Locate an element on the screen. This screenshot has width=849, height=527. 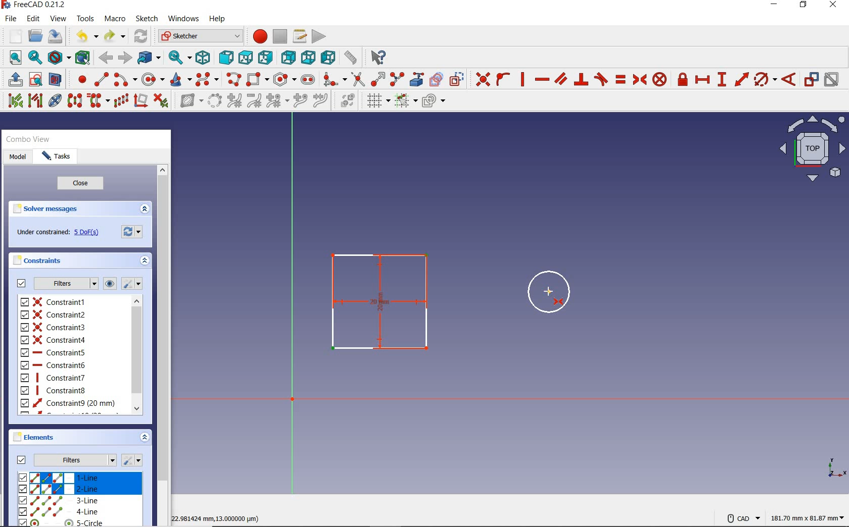
remove axes alignment is located at coordinates (141, 100).